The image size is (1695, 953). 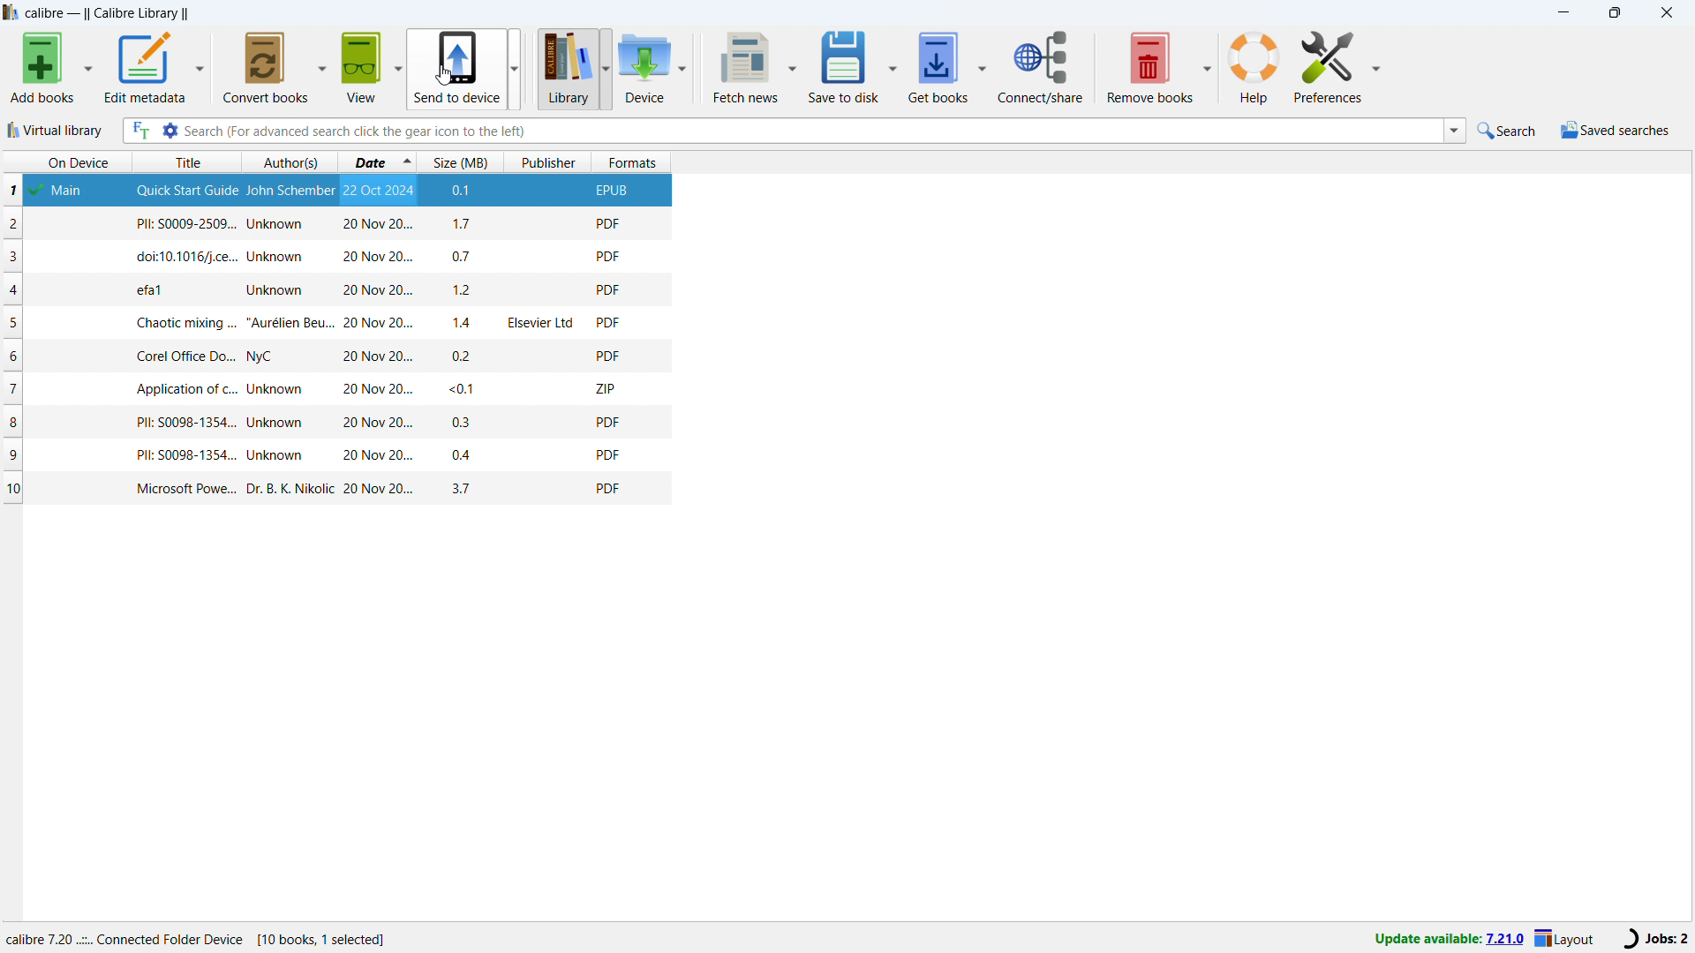 What do you see at coordinates (1209, 65) in the screenshot?
I see `remove books options` at bounding box center [1209, 65].